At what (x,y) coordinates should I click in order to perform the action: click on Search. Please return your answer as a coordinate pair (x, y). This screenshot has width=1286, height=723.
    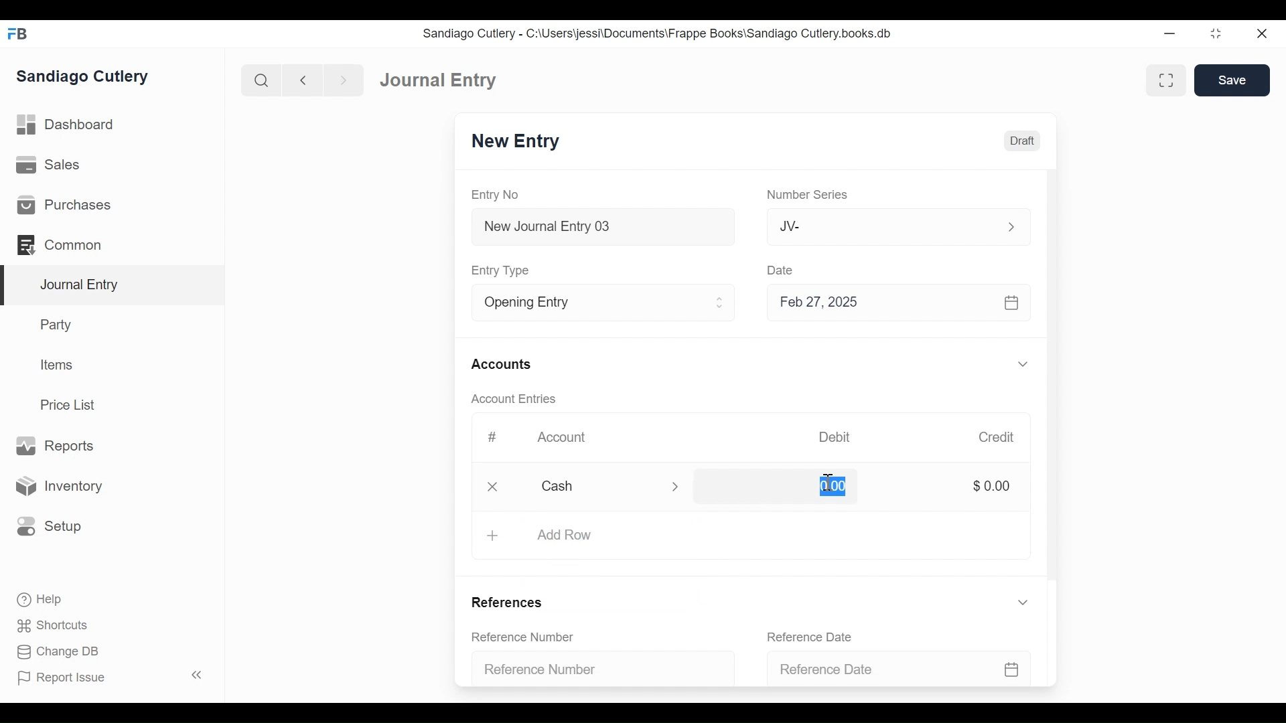
    Looking at the image, I should click on (260, 80).